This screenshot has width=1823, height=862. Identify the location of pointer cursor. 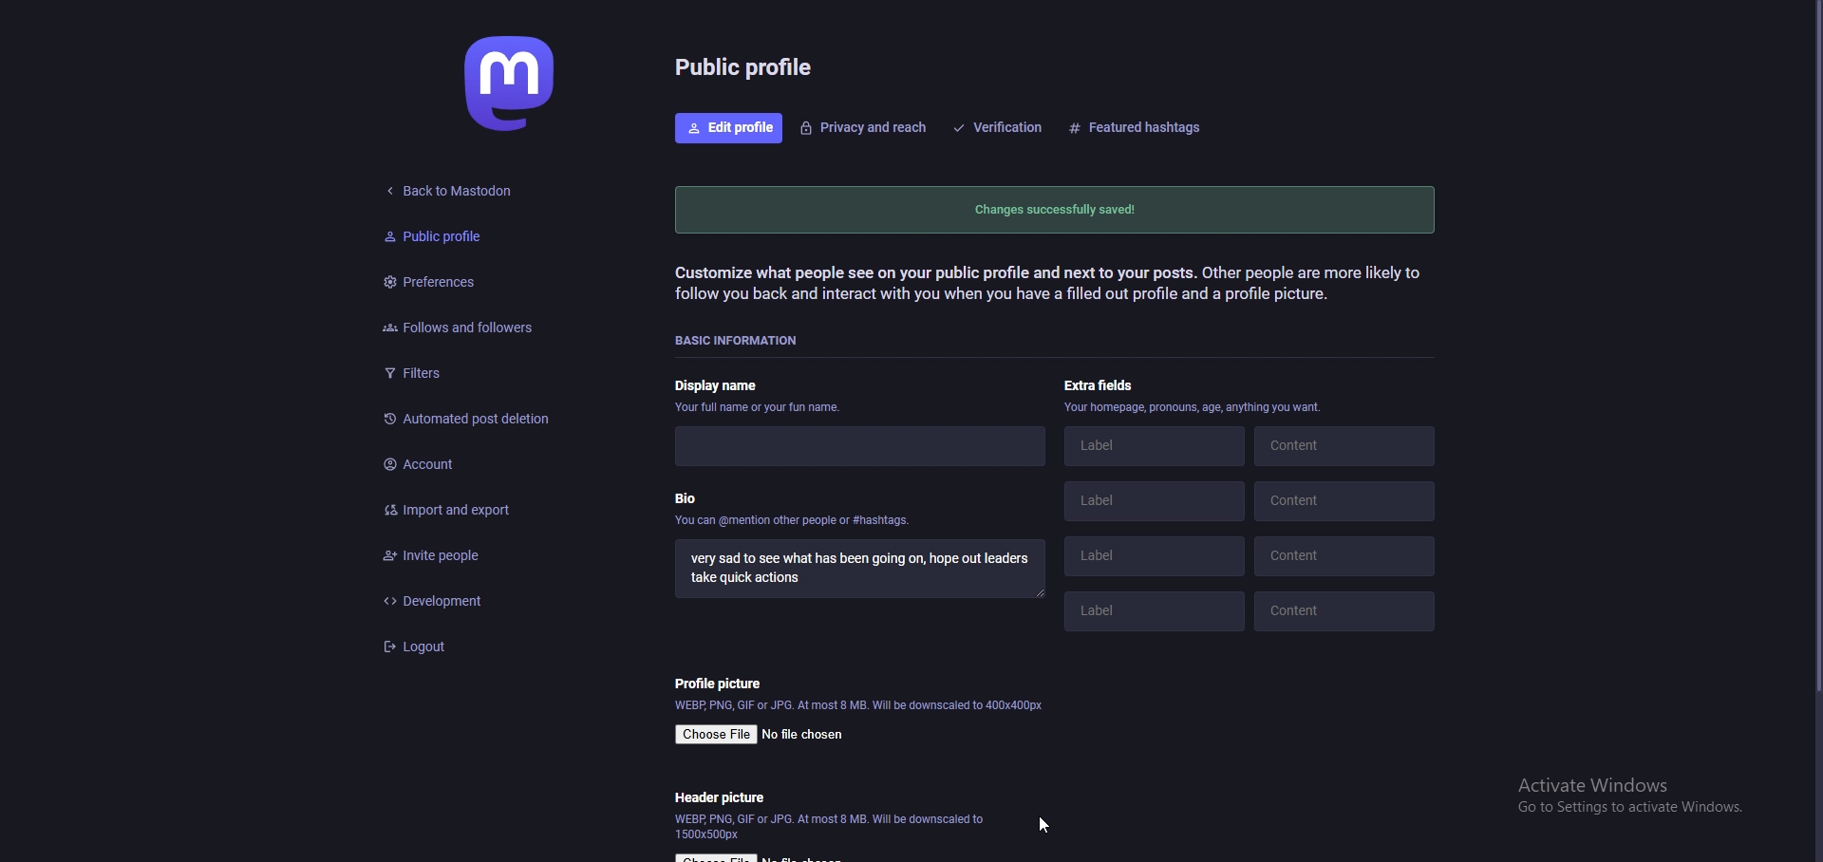
(1812, 376).